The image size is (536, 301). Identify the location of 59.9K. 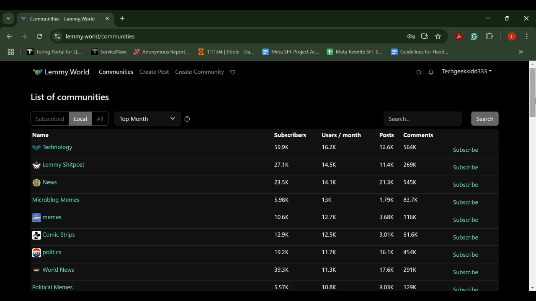
(282, 148).